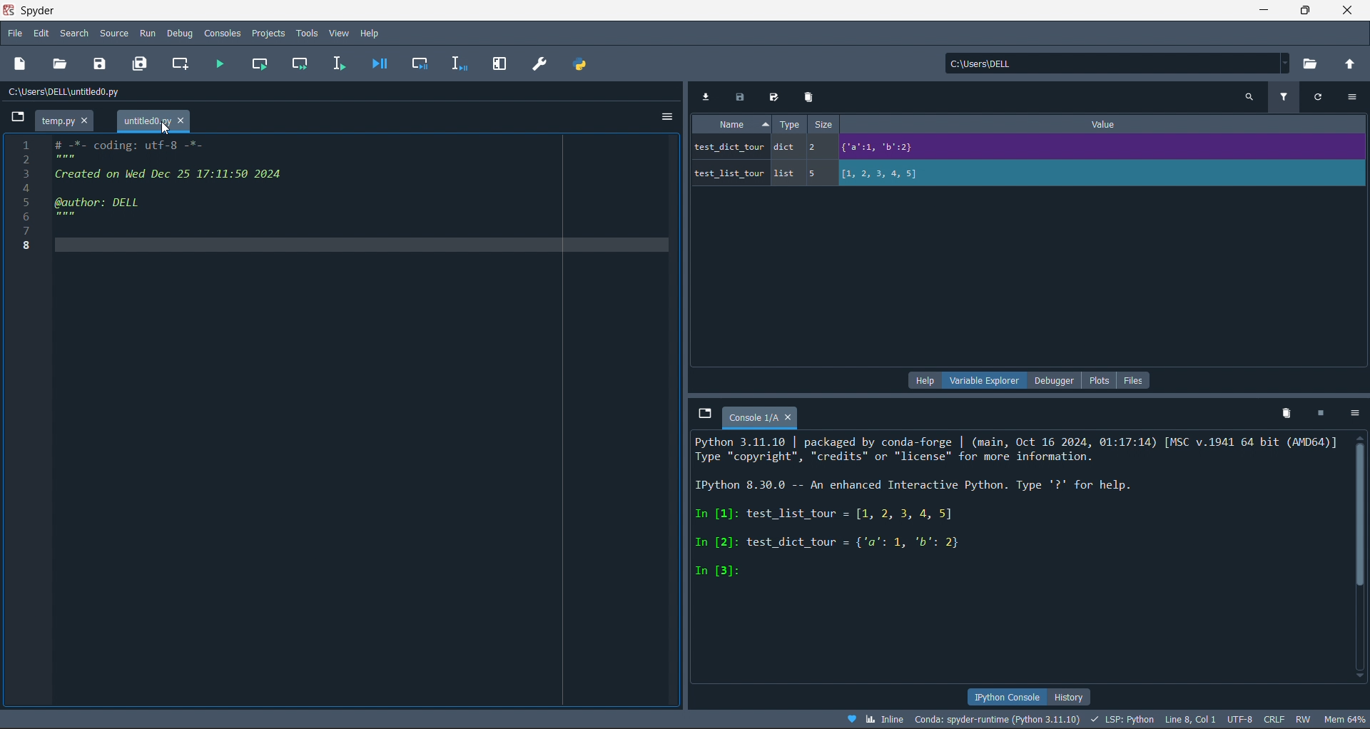 Image resolution: width=1370 pixels, height=729 pixels. What do you see at coordinates (455, 62) in the screenshot?
I see `debug line` at bounding box center [455, 62].